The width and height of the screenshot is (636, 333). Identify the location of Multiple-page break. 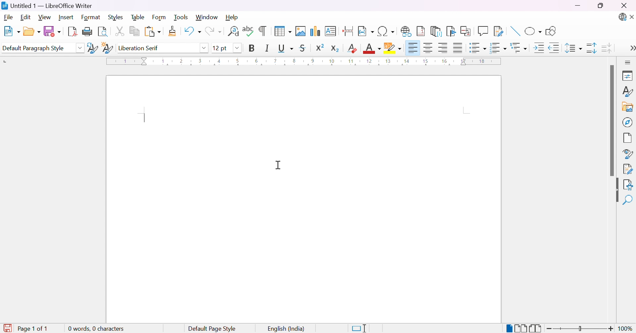
(520, 329).